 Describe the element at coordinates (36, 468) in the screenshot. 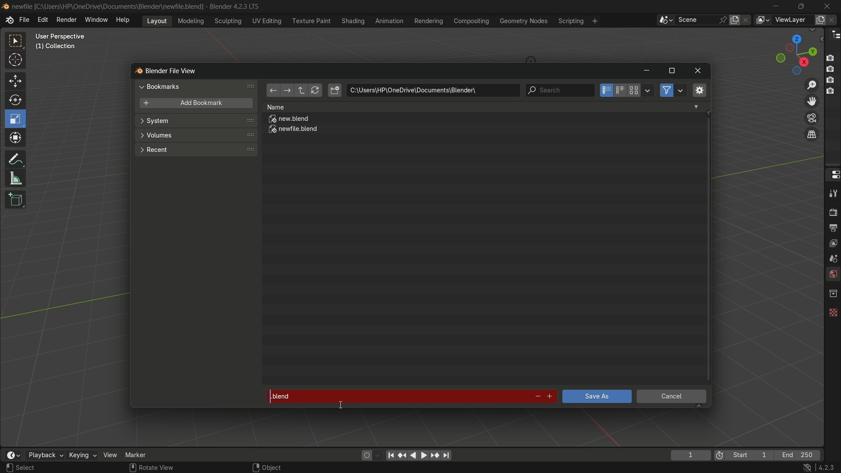

I see `Select` at that location.